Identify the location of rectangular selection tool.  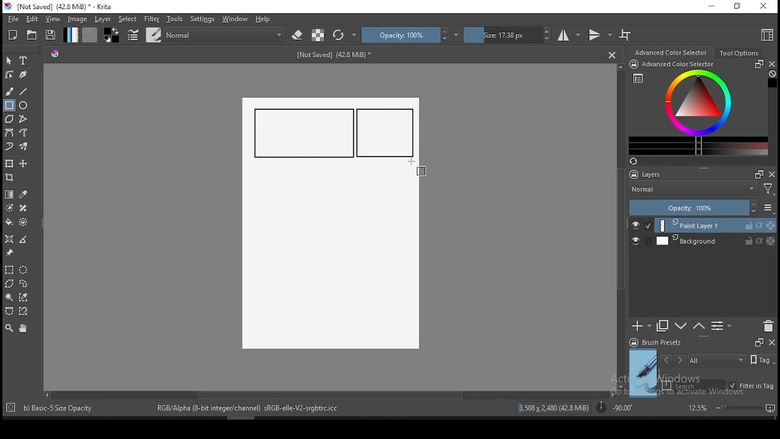
(9, 269).